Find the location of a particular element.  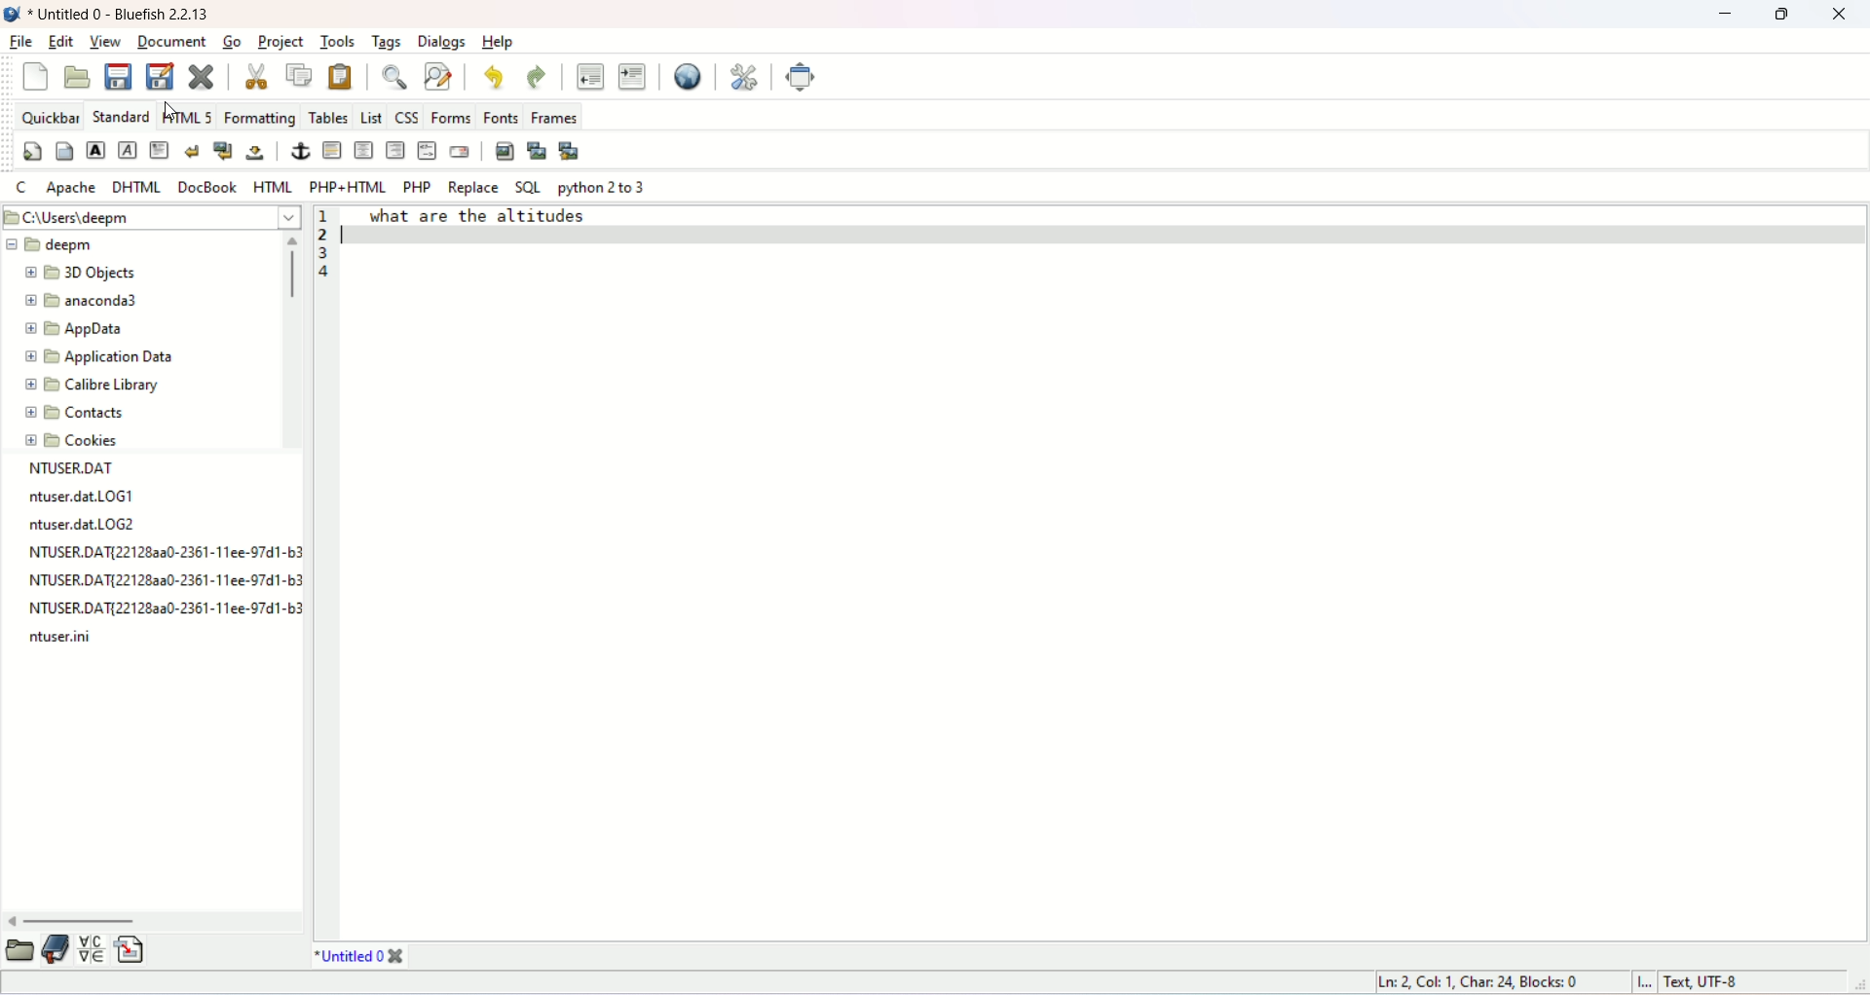

documentation is located at coordinates (54, 950).